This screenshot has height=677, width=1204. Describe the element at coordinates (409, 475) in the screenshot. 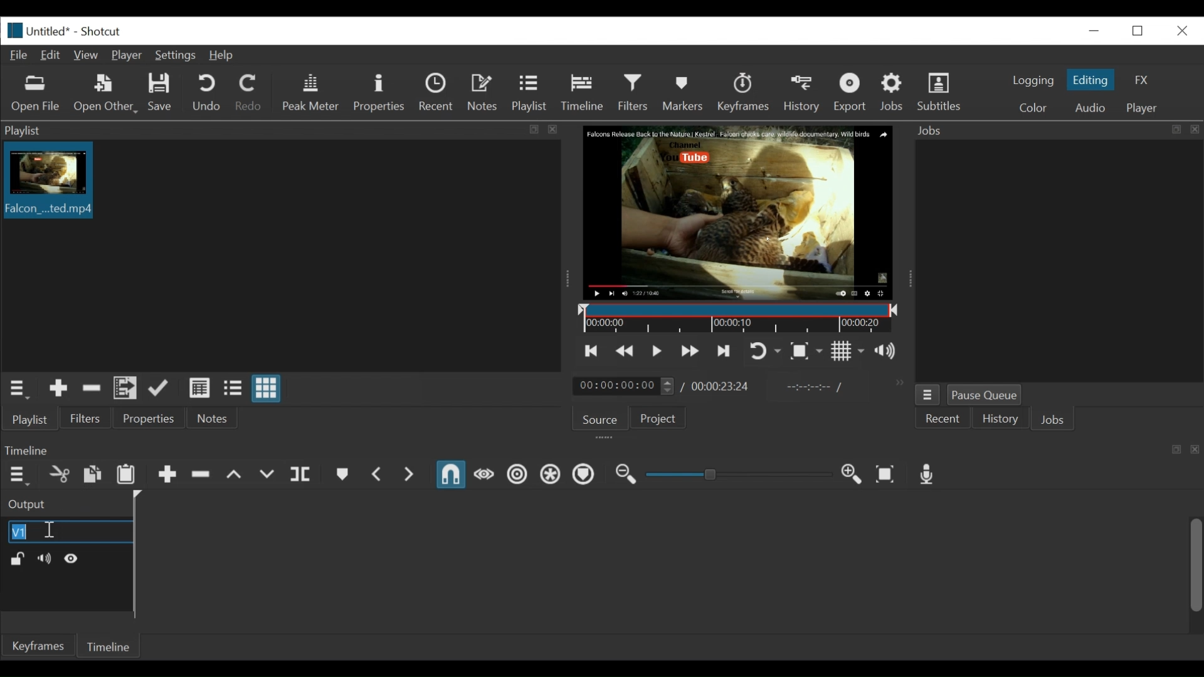

I see `Next Marker` at that location.